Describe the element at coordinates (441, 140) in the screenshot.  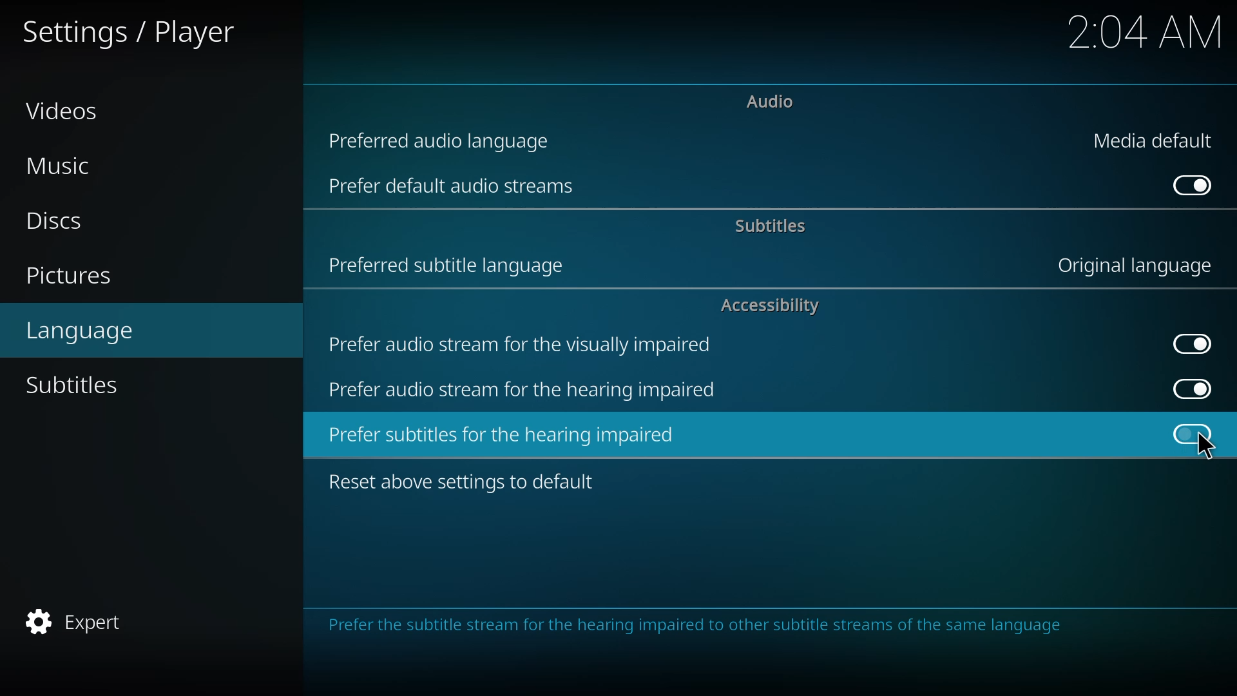
I see `preferred audio language` at that location.